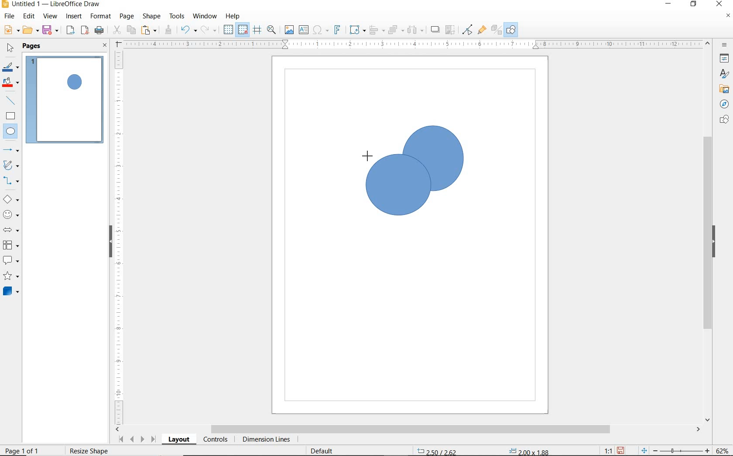  Describe the element at coordinates (242, 30) in the screenshot. I see `SNAP TO GRID` at that location.